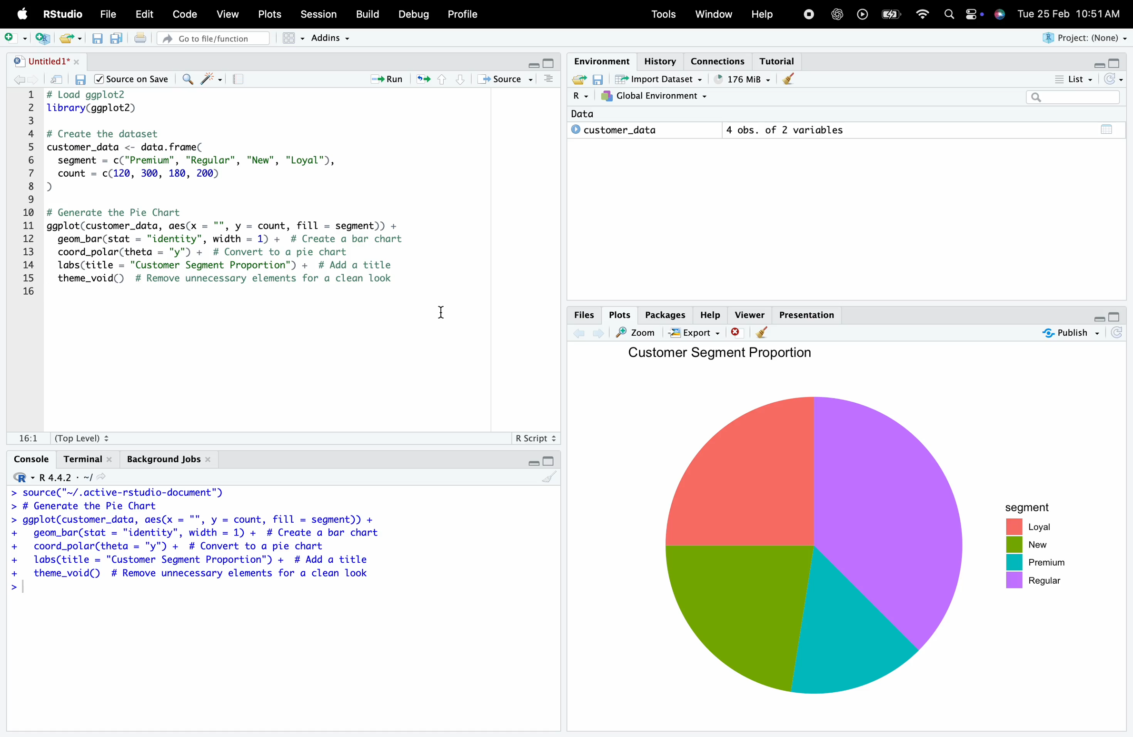  Describe the element at coordinates (187, 14) in the screenshot. I see `Code` at that location.